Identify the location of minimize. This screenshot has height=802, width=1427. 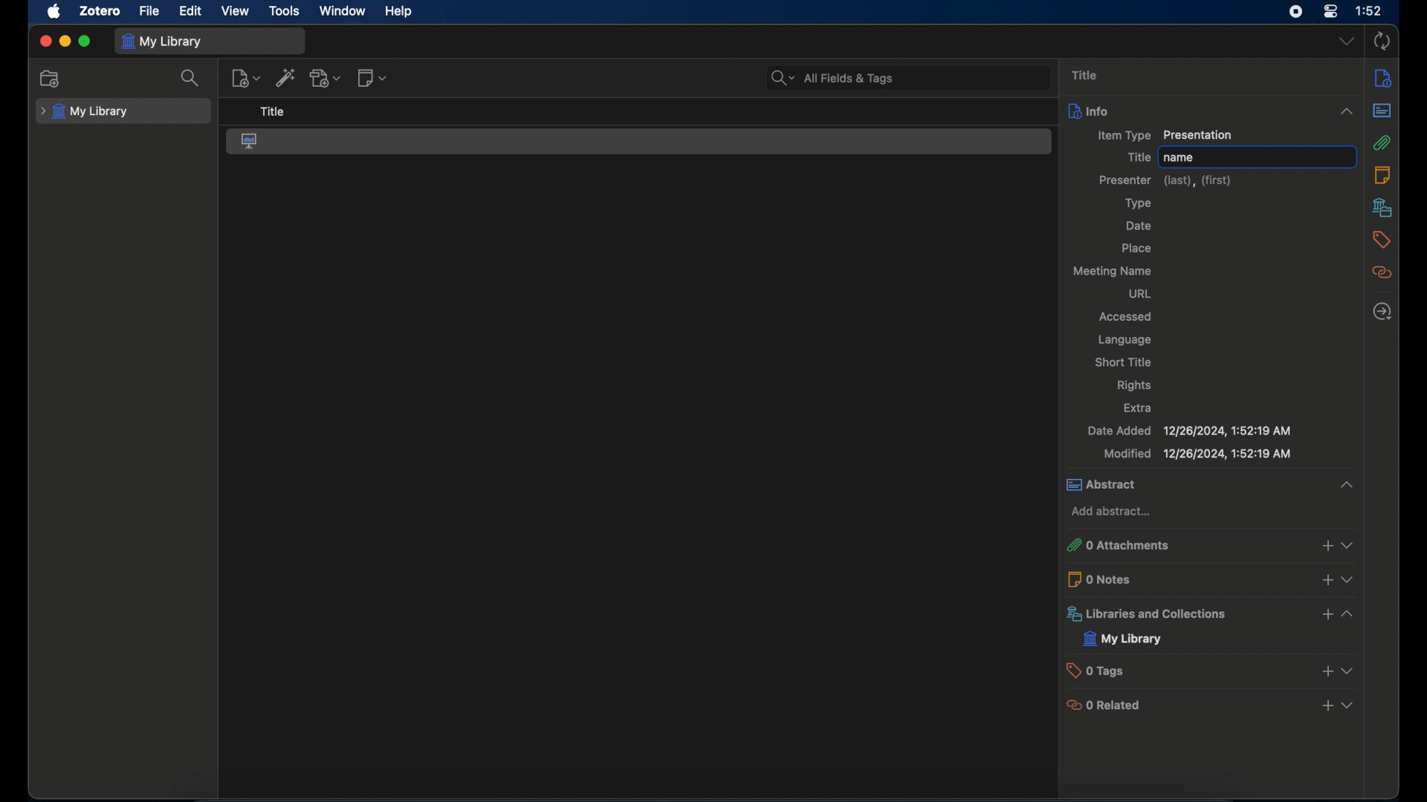
(64, 41).